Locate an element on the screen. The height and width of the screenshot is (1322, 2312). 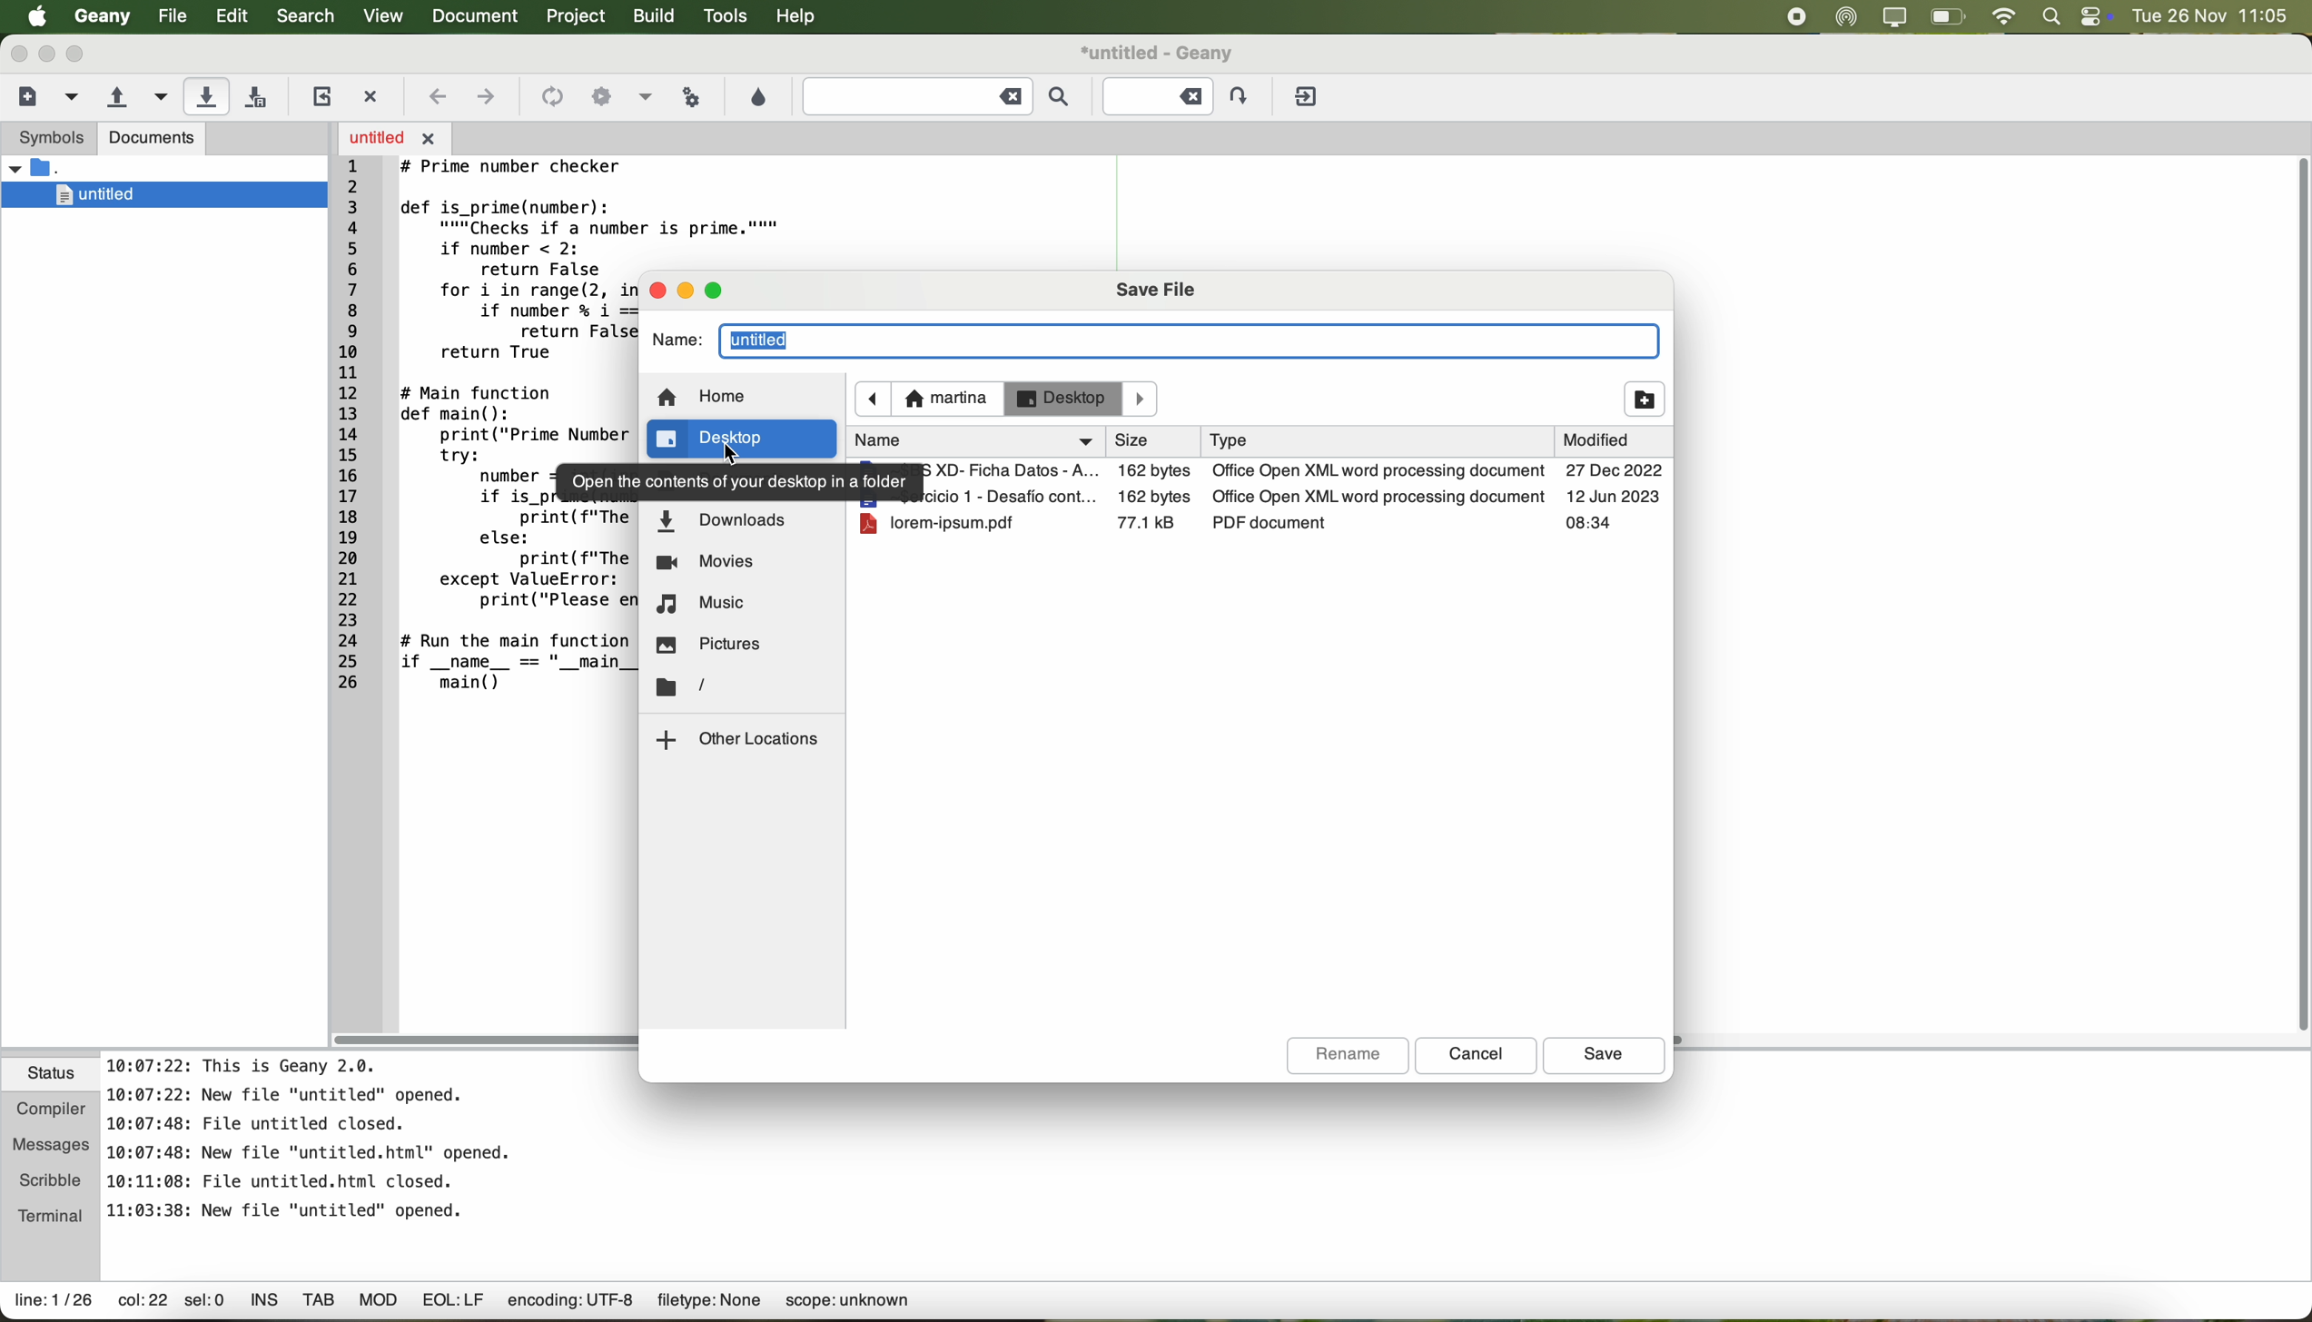
data is located at coordinates (465, 1304).